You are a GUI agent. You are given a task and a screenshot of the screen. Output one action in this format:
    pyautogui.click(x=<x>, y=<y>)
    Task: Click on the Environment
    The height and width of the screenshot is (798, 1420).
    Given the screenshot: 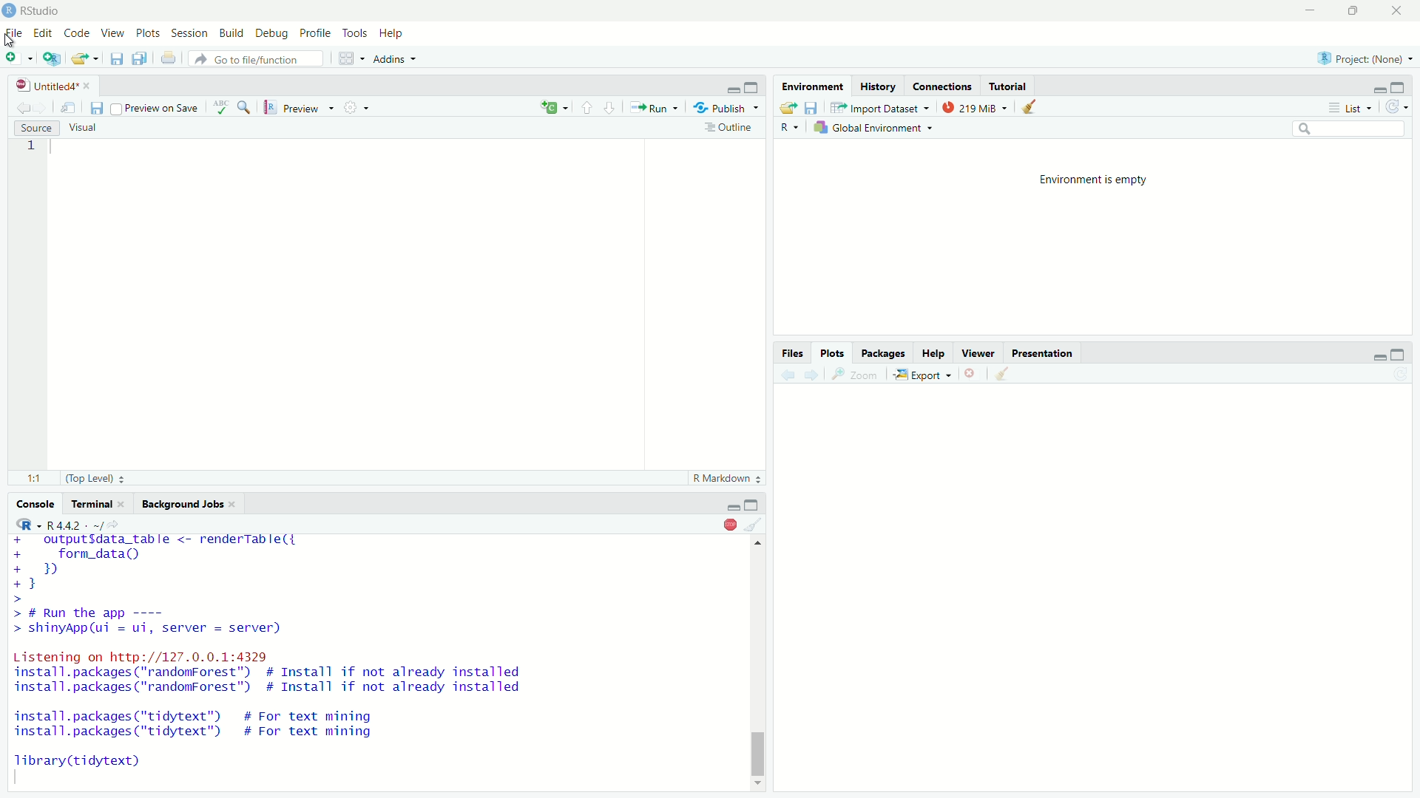 What is the action you would take?
    pyautogui.click(x=811, y=85)
    